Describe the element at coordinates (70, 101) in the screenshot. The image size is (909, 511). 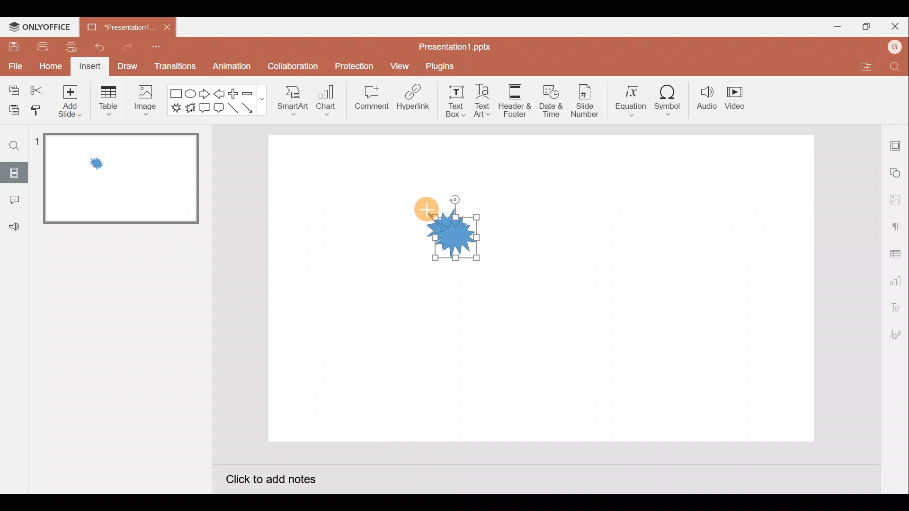
I see `Add slide` at that location.